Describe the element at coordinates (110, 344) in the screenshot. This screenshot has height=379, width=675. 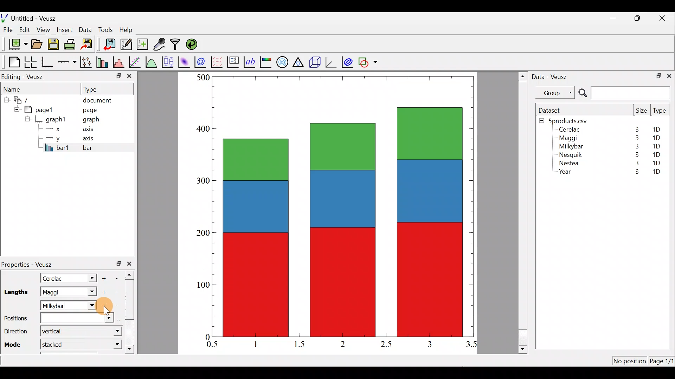
I see `mode dropdown` at that location.